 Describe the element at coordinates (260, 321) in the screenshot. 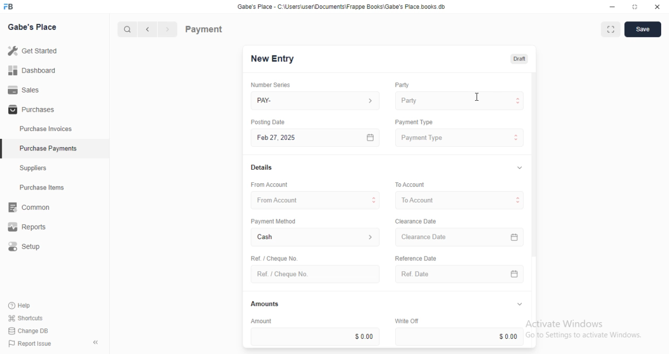

I see `Amount` at that location.